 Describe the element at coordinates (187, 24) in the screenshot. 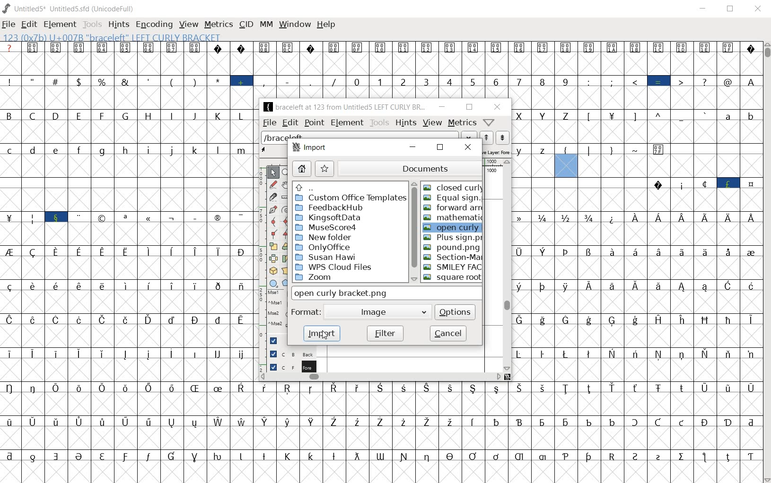

I see `view` at that location.